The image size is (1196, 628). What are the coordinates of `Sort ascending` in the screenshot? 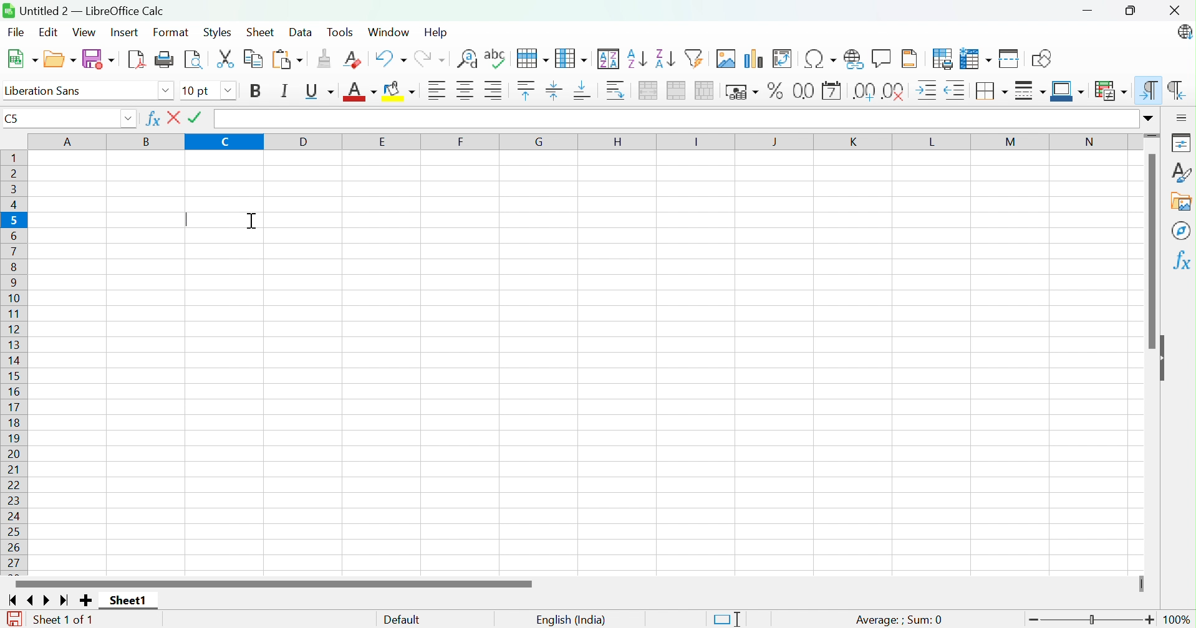 It's located at (637, 59).